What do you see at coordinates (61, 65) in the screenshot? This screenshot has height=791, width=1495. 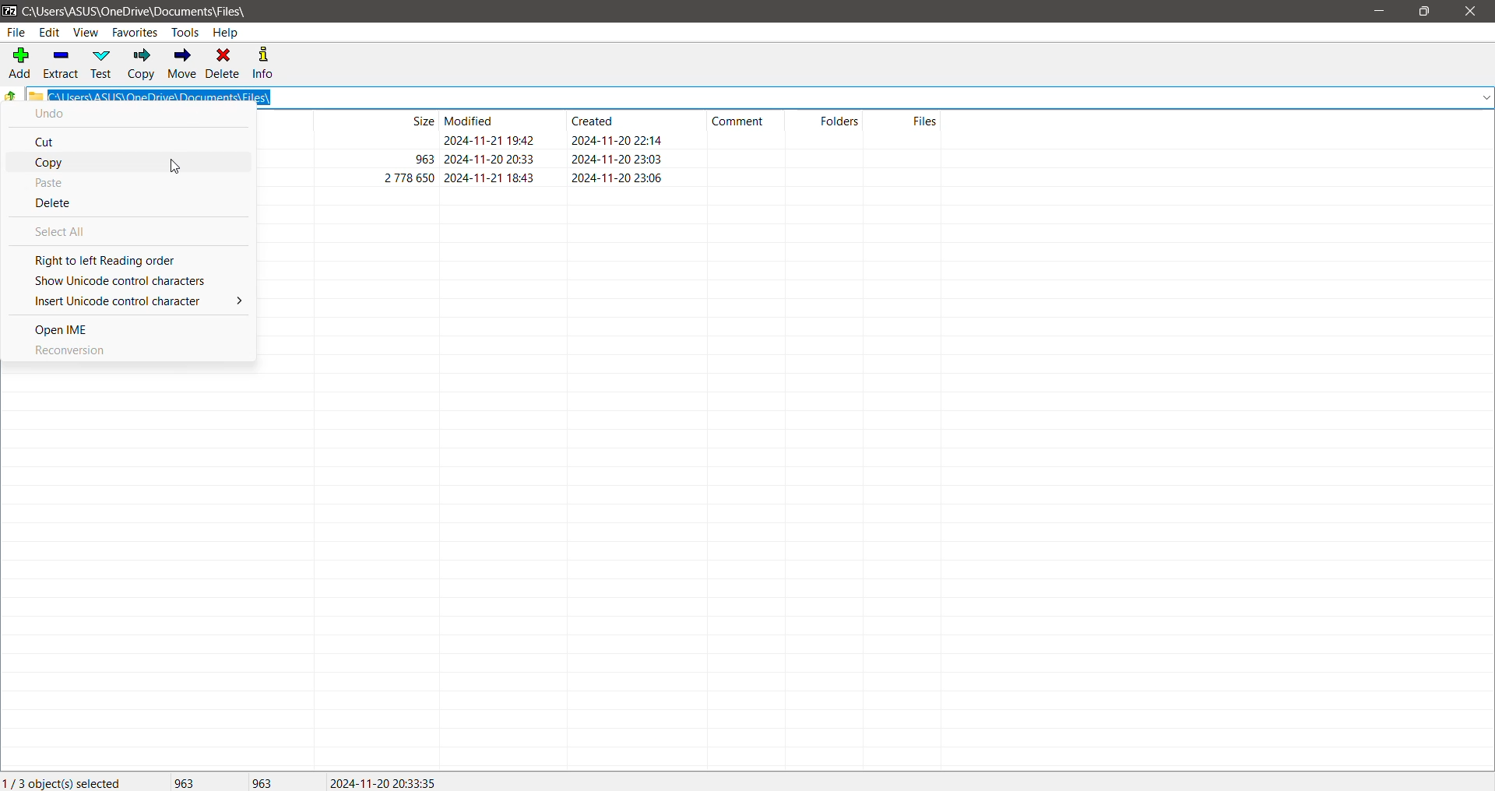 I see `Extract` at bounding box center [61, 65].